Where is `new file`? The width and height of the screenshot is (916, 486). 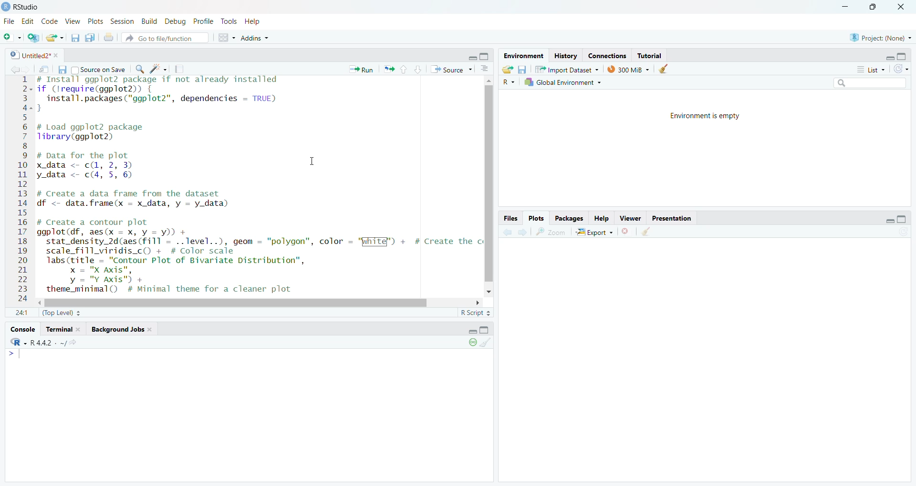
new file is located at coordinates (11, 37).